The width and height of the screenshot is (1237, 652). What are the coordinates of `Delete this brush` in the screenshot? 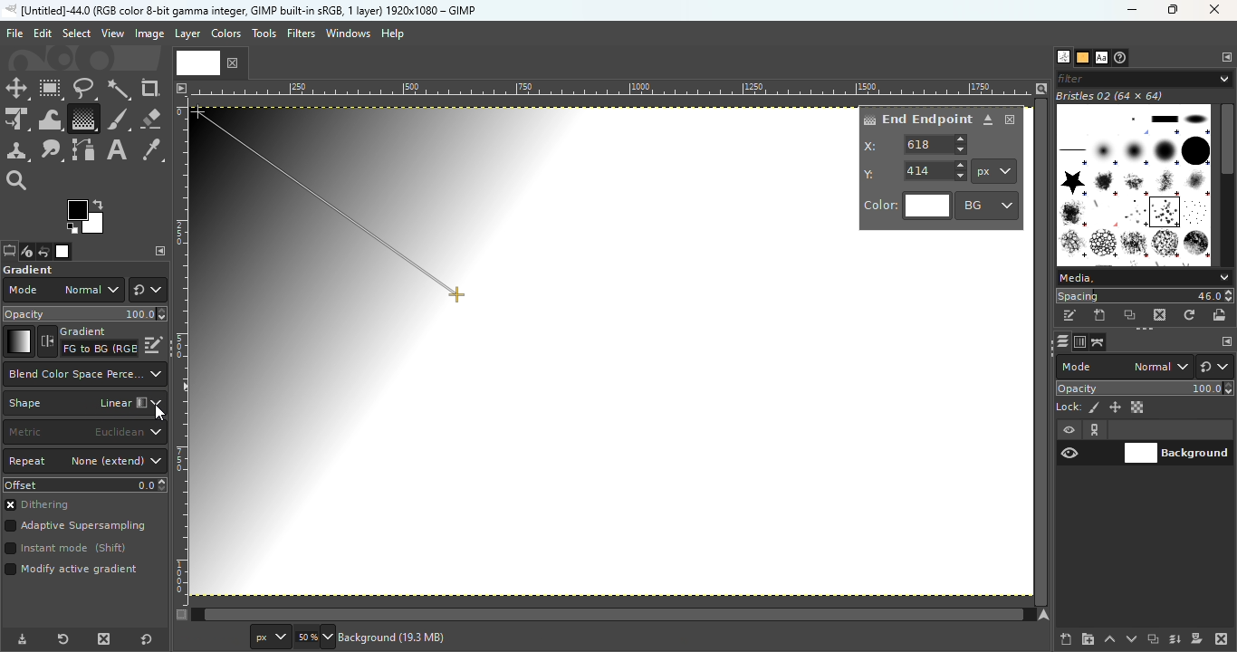 It's located at (1161, 314).